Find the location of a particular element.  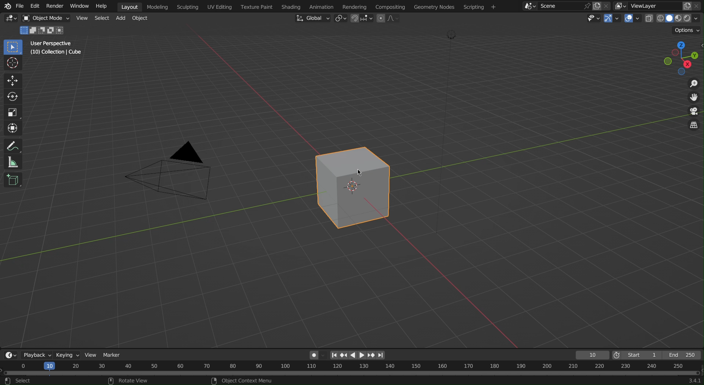

Cube is located at coordinates (353, 188).